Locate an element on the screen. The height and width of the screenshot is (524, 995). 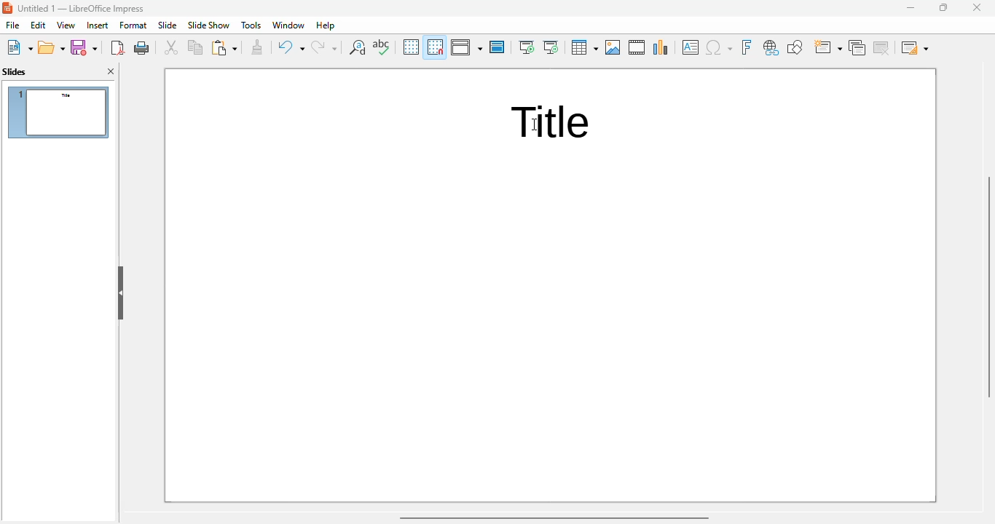
close is located at coordinates (977, 7).